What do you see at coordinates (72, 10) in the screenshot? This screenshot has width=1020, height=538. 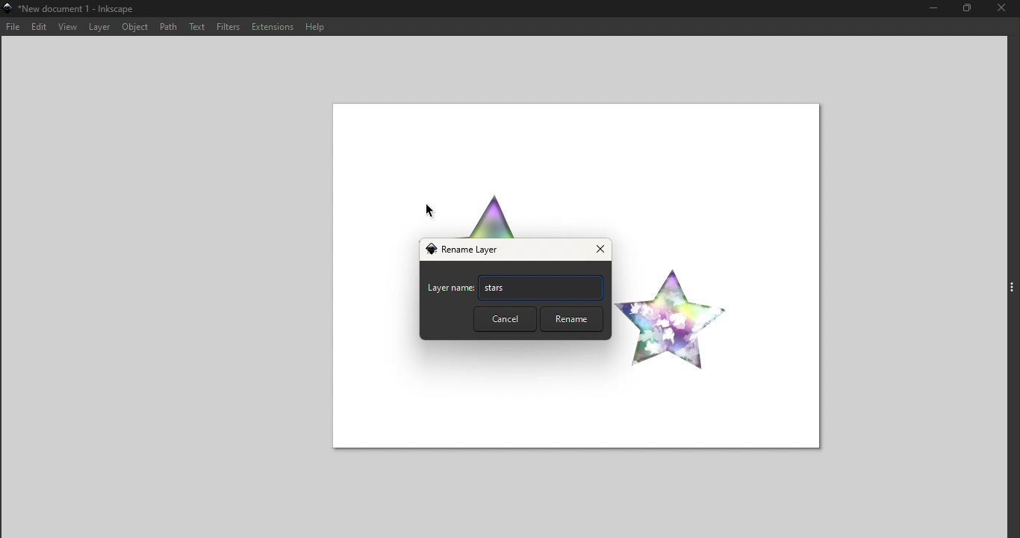 I see `New document 1 - Inkscape` at bounding box center [72, 10].